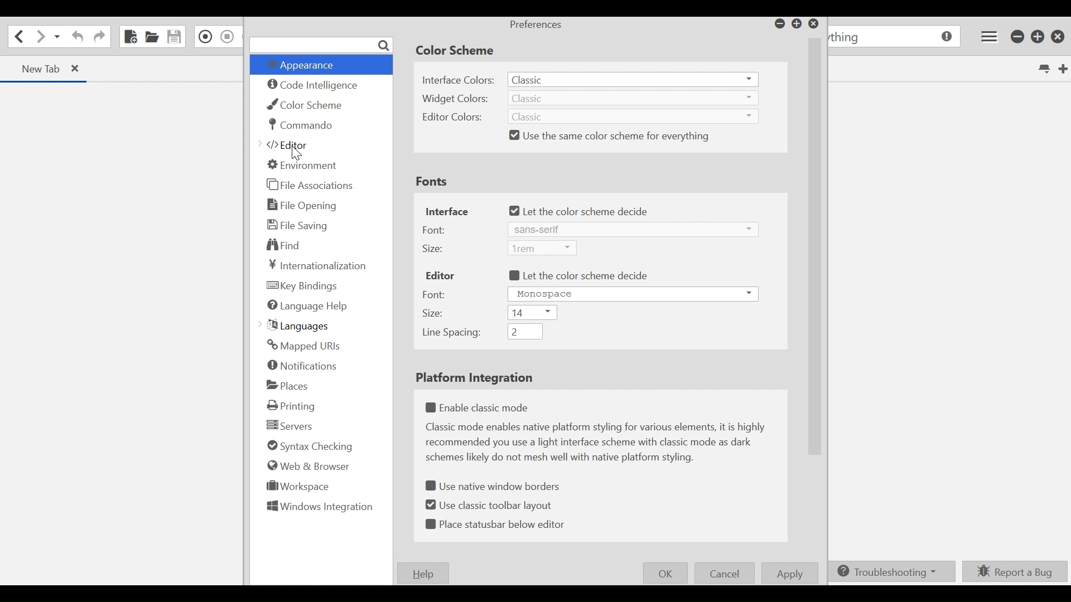  I want to click on Web & Browser, so click(310, 467).